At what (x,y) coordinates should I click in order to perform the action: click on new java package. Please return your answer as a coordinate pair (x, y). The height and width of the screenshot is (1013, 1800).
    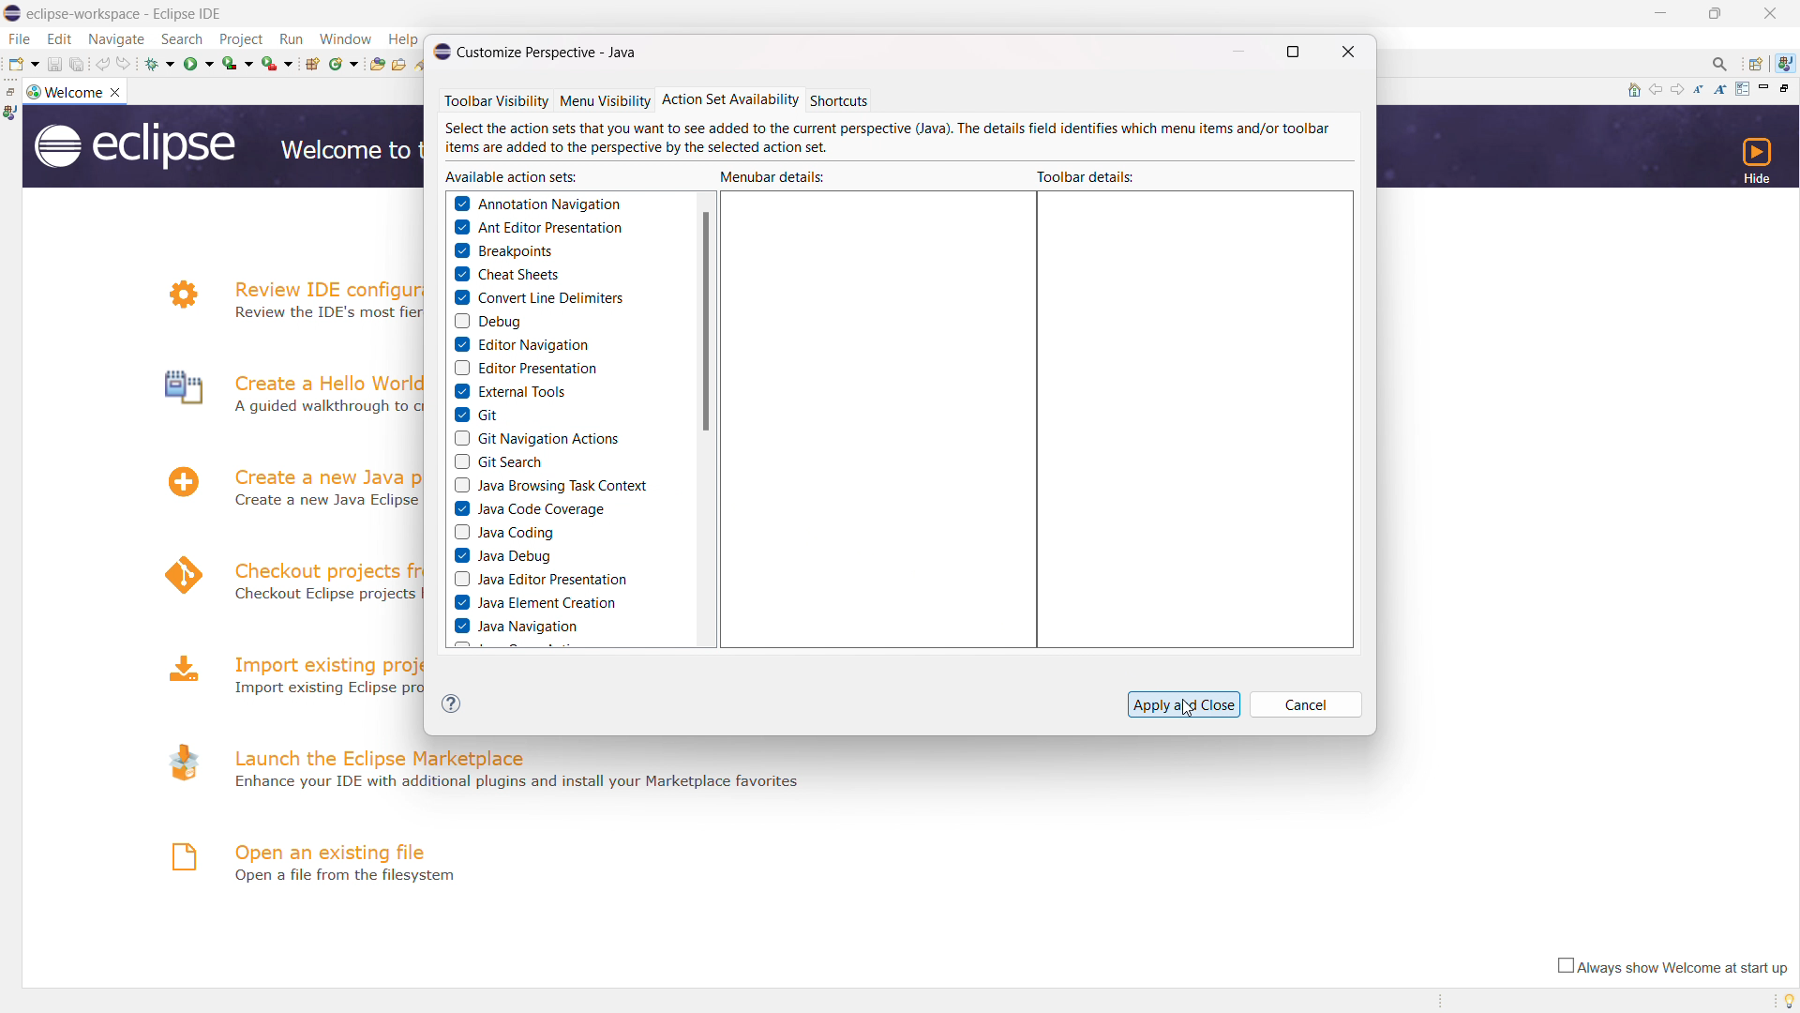
    Looking at the image, I should click on (312, 64).